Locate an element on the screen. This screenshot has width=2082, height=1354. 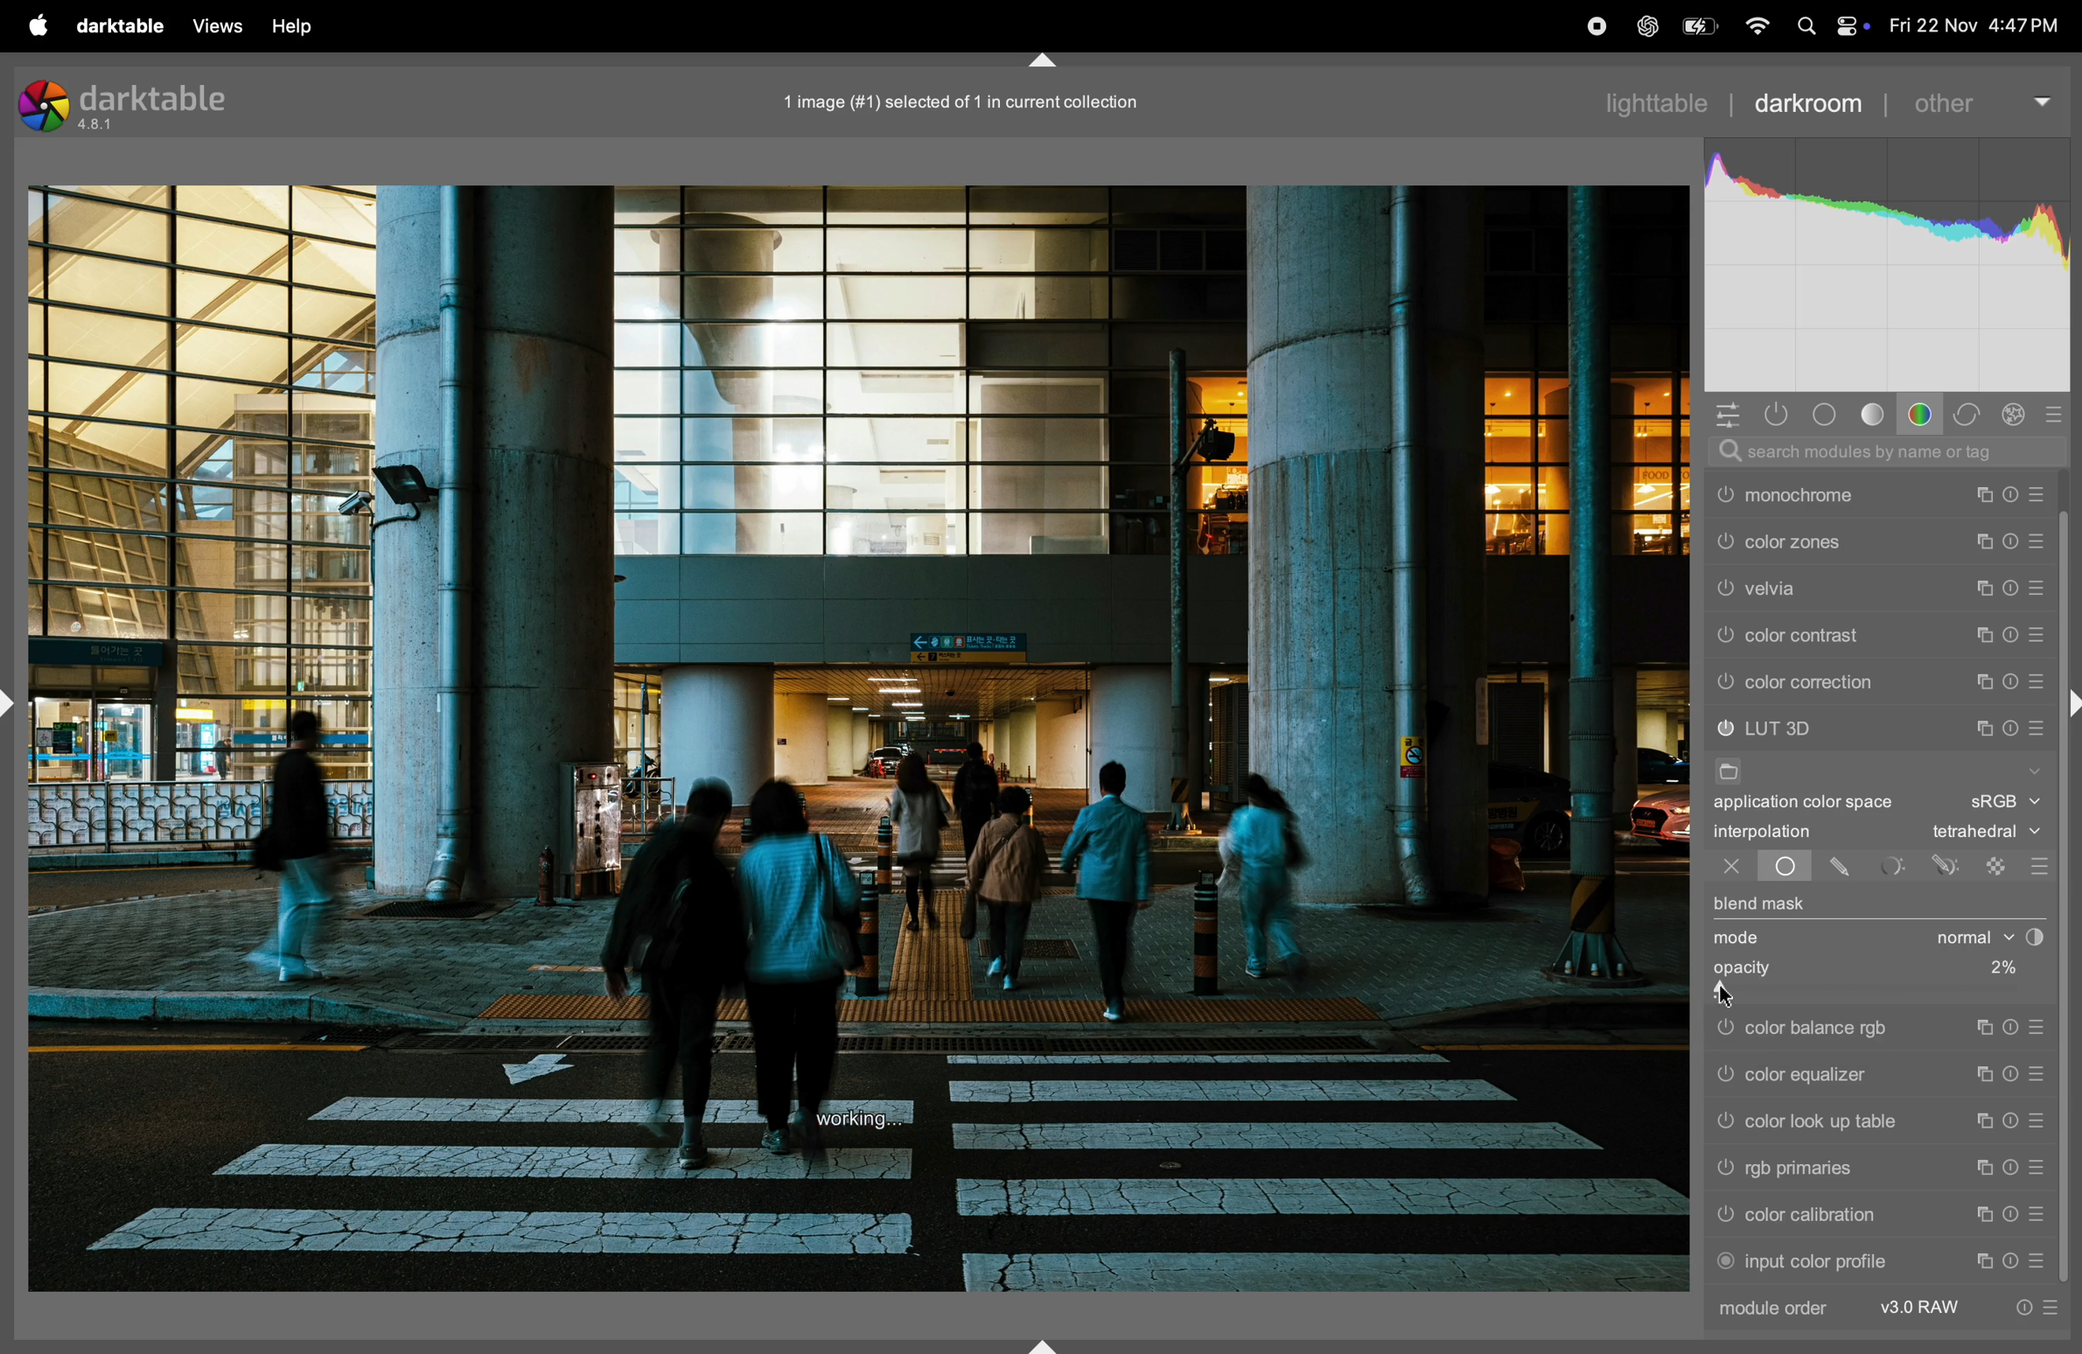
tetraheral is located at coordinates (1980, 833).